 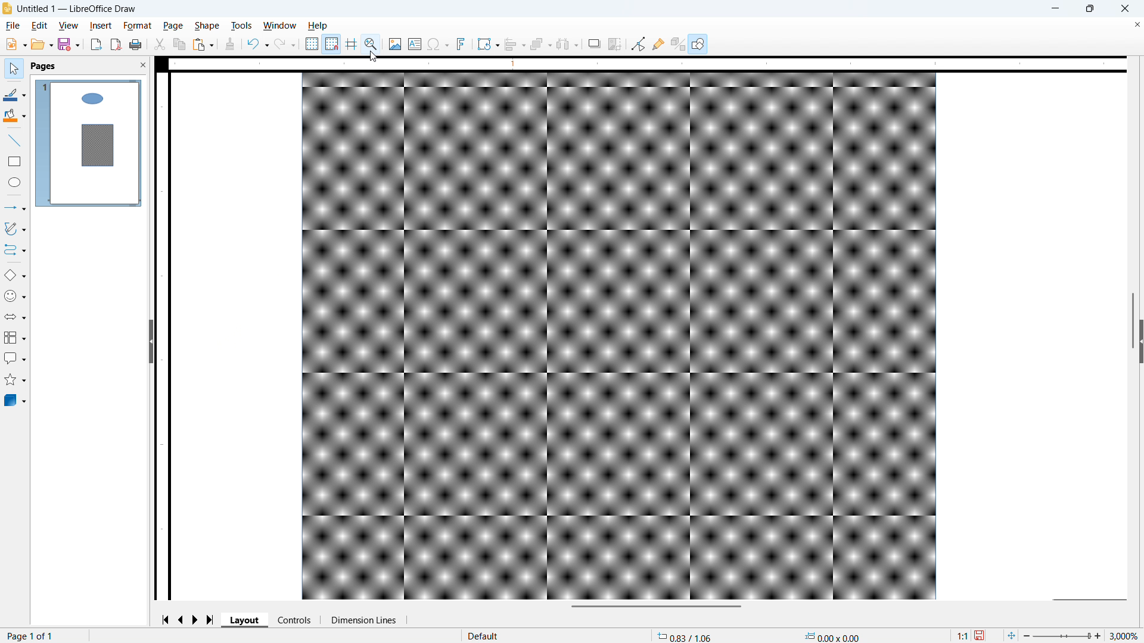 I want to click on Shadow , so click(x=594, y=43).